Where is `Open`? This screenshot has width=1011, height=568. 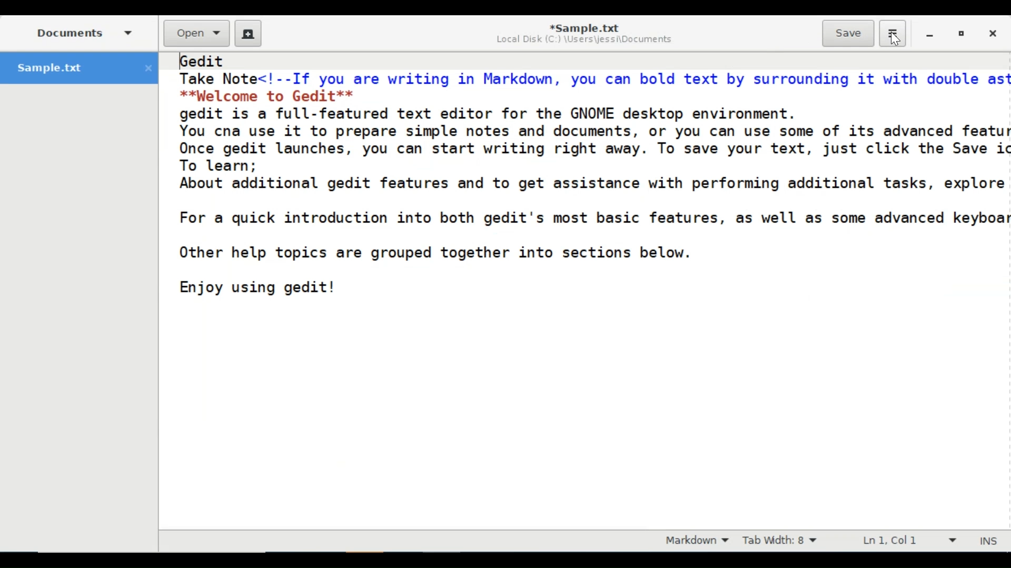
Open is located at coordinates (197, 34).